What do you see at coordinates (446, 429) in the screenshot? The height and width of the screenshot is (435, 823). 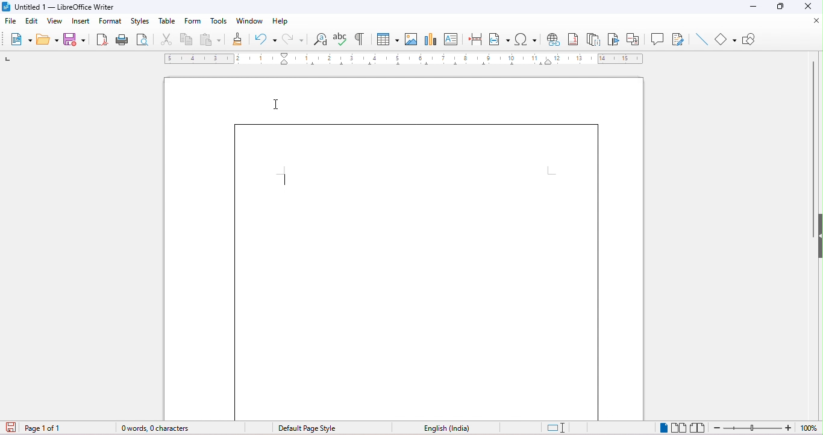 I see `text language` at bounding box center [446, 429].